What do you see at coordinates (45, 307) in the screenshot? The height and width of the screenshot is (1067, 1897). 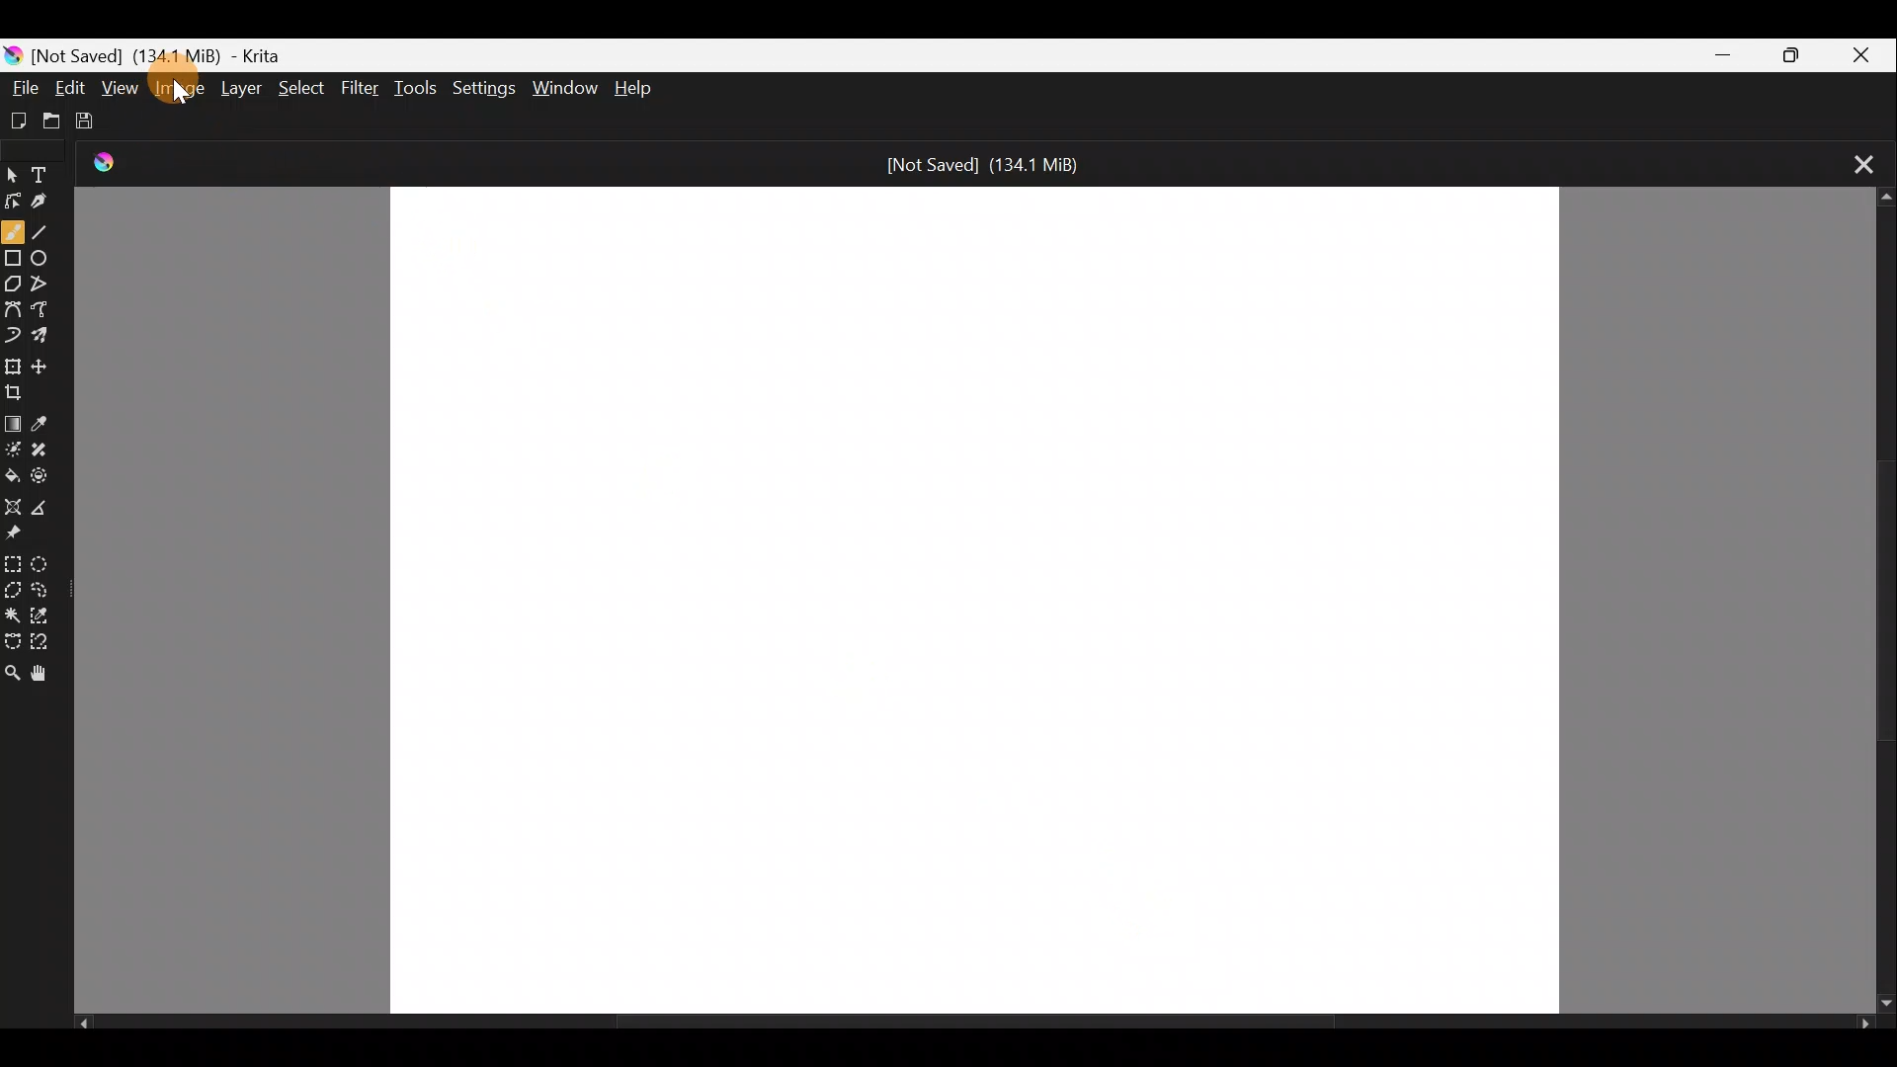 I see `Freehand path tool` at bounding box center [45, 307].